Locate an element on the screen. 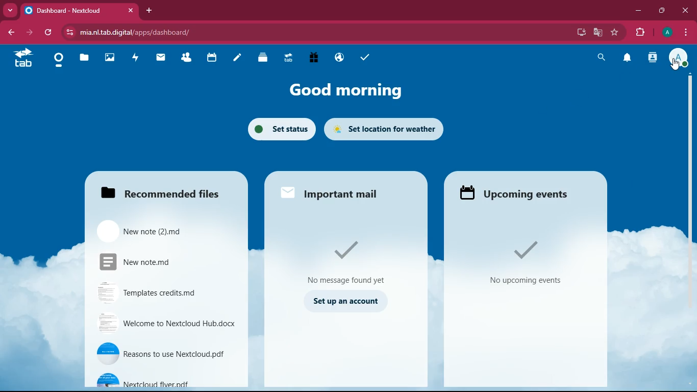 Image resolution: width=697 pixels, height=392 pixels. Dashboard is located at coordinates (61, 61).